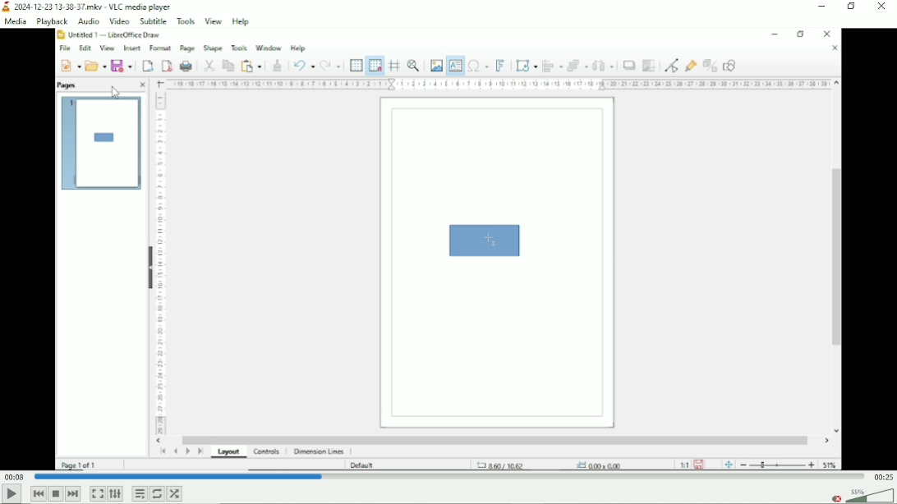 The image size is (897, 504). Describe the element at coordinates (448, 477) in the screenshot. I see `Play duration` at that location.